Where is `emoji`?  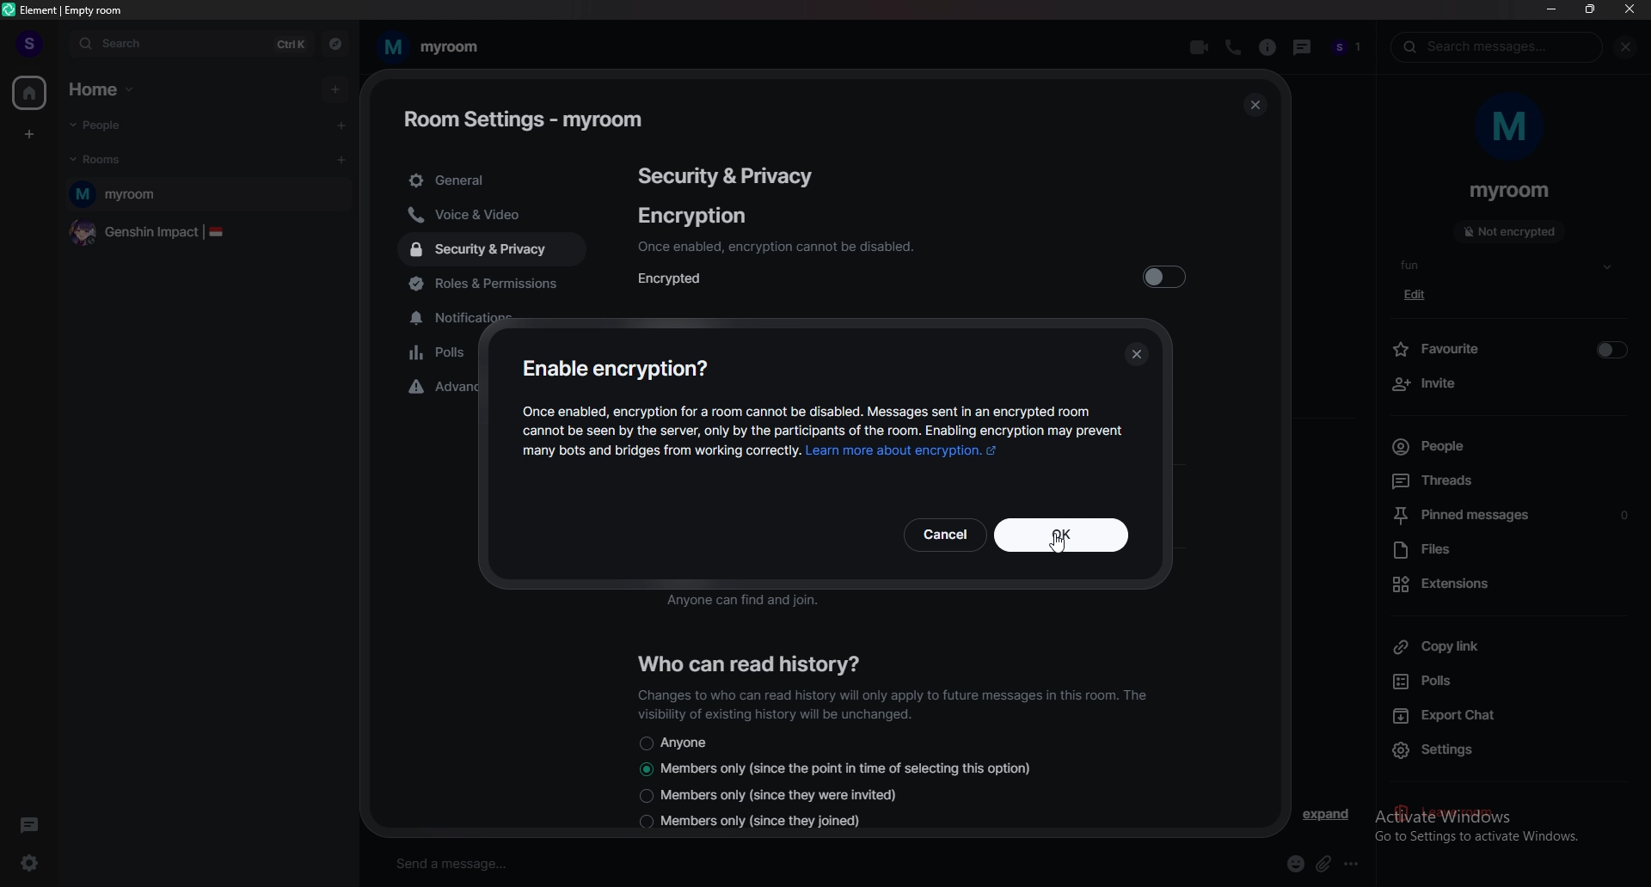
emoji is located at coordinates (1295, 865).